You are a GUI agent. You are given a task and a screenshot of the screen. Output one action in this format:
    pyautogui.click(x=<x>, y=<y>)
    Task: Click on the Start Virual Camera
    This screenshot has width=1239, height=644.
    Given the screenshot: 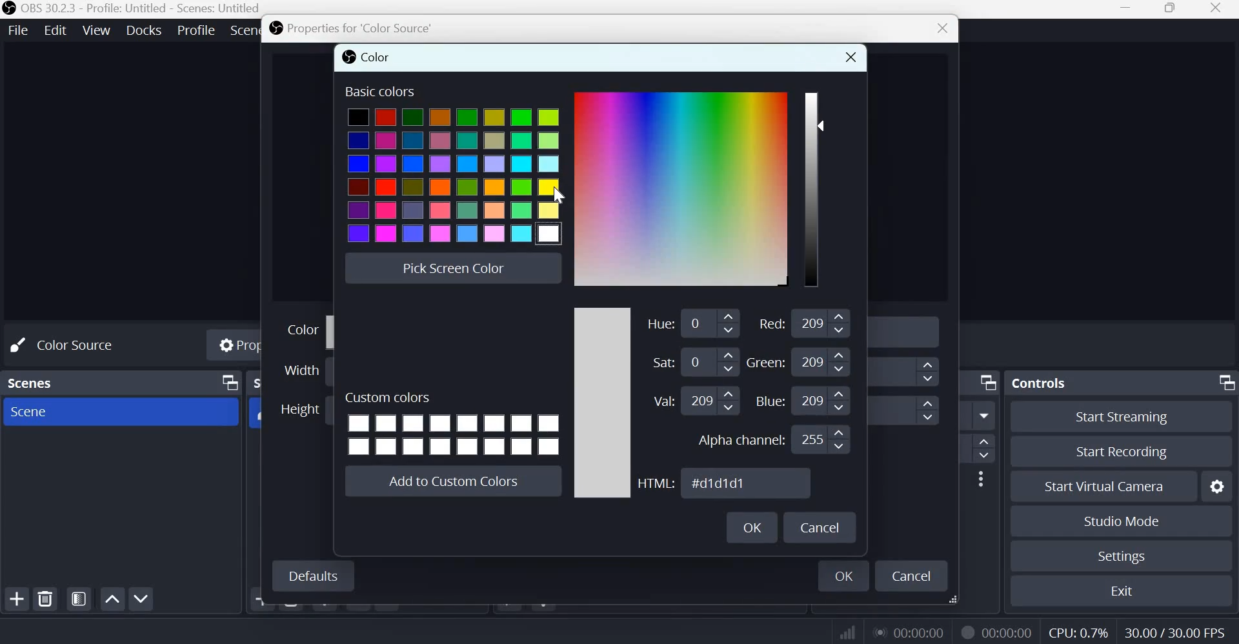 What is the action you would take?
    pyautogui.click(x=1104, y=487)
    